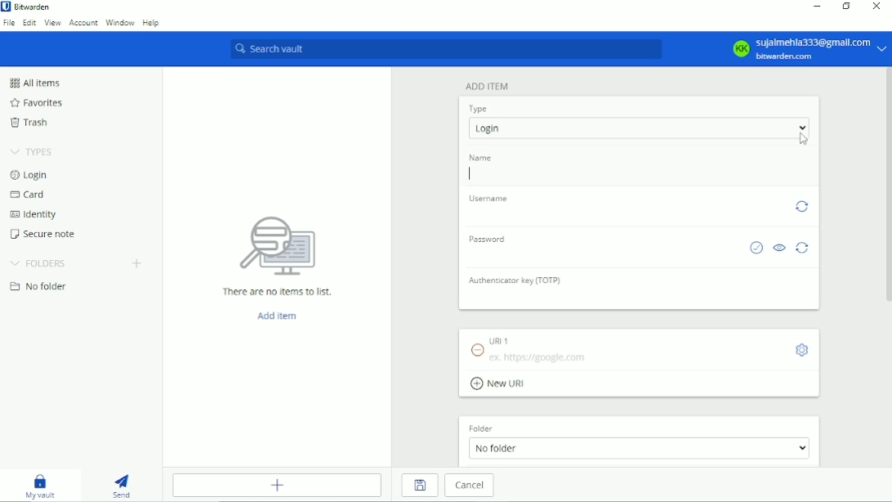 The image size is (892, 502). I want to click on Folder, so click(497, 427).